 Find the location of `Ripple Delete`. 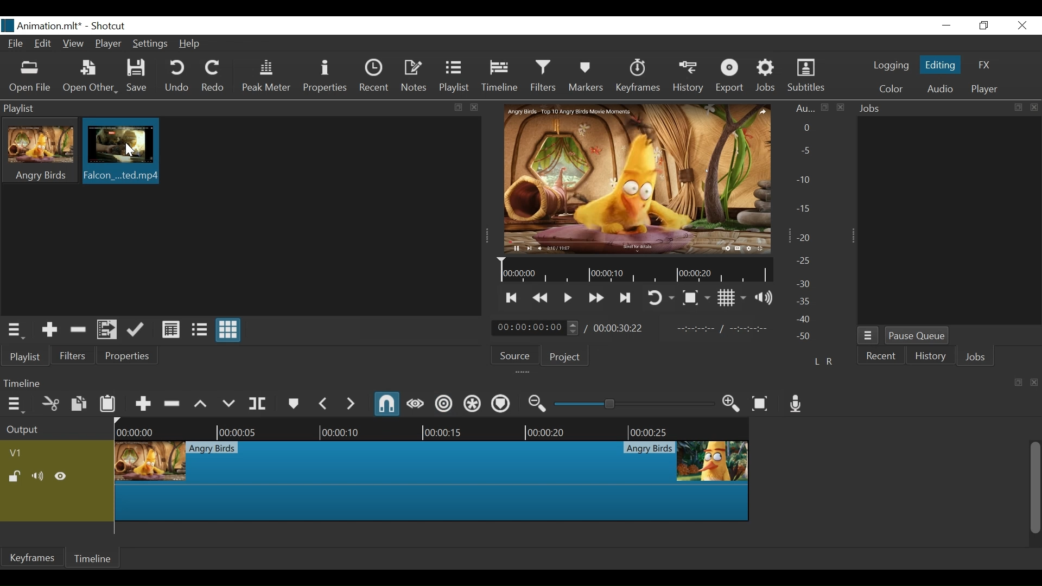

Ripple Delete is located at coordinates (173, 402).